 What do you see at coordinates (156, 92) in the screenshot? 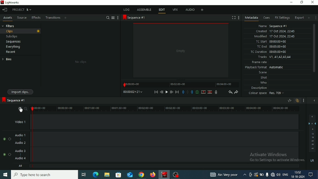
I see `Move backward` at bounding box center [156, 92].